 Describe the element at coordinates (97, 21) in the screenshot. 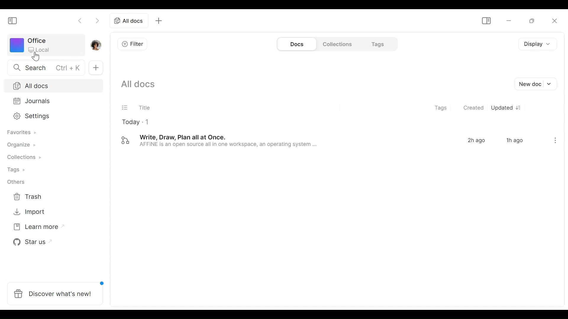

I see `Go forward` at that location.